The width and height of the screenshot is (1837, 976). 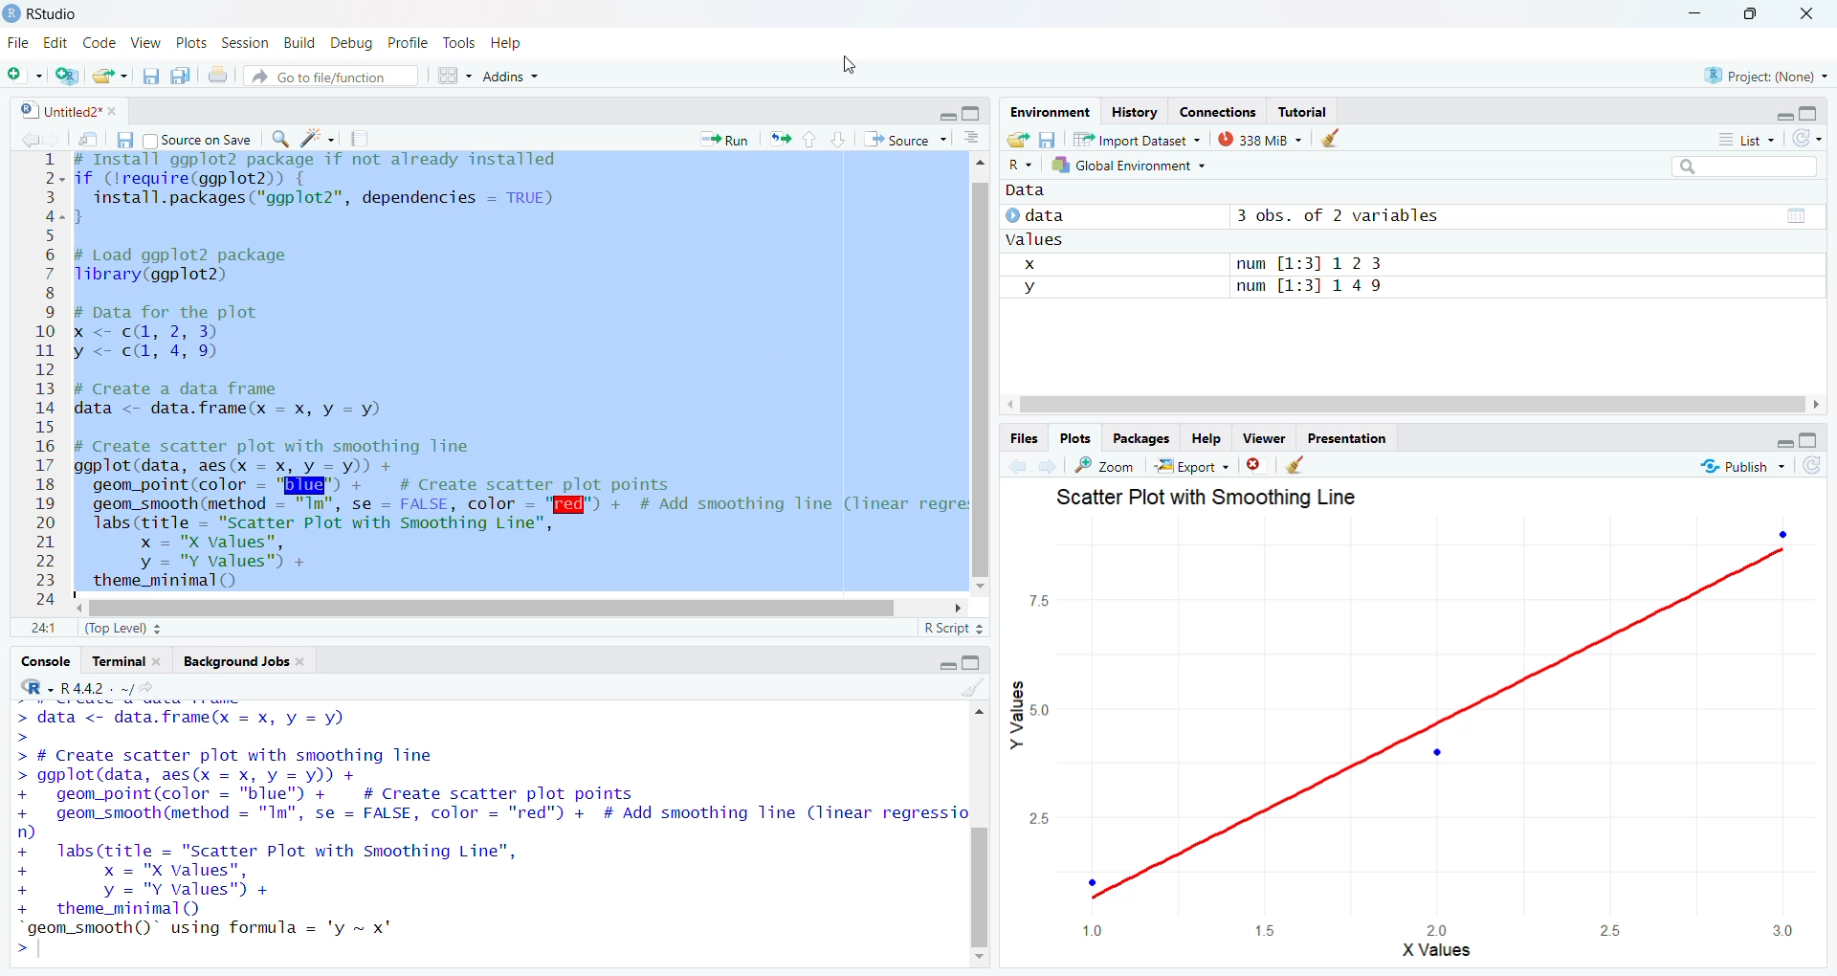 What do you see at coordinates (71, 75) in the screenshot?
I see `create new project` at bounding box center [71, 75].